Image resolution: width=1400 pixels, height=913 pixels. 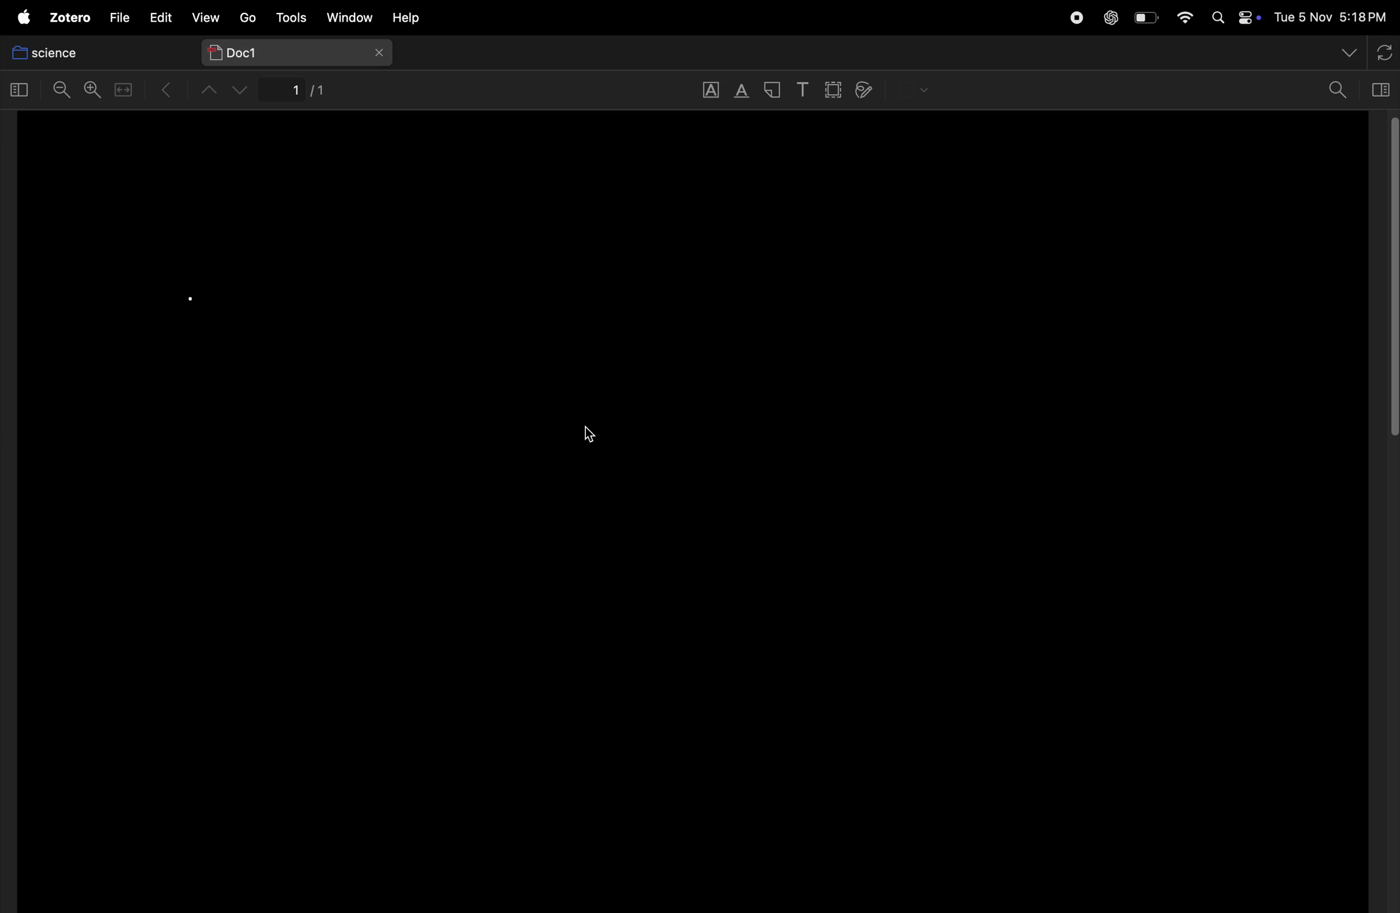 What do you see at coordinates (870, 92) in the screenshot?
I see `draw` at bounding box center [870, 92].